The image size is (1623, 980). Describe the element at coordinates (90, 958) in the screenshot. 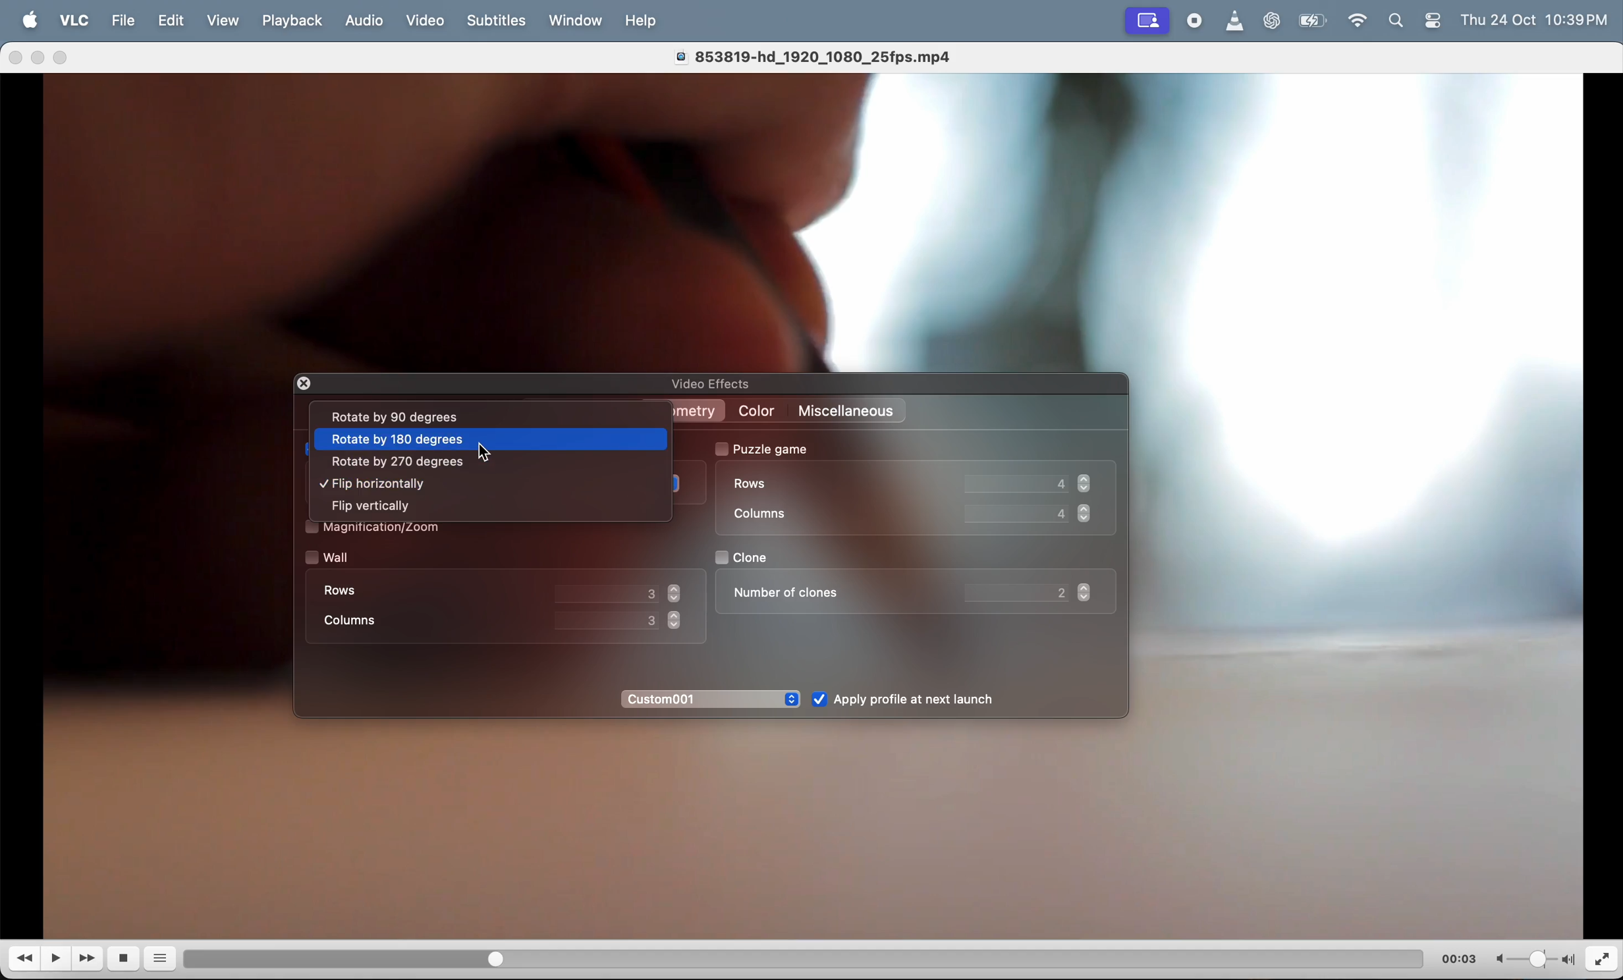

I see `Fast forward` at that location.